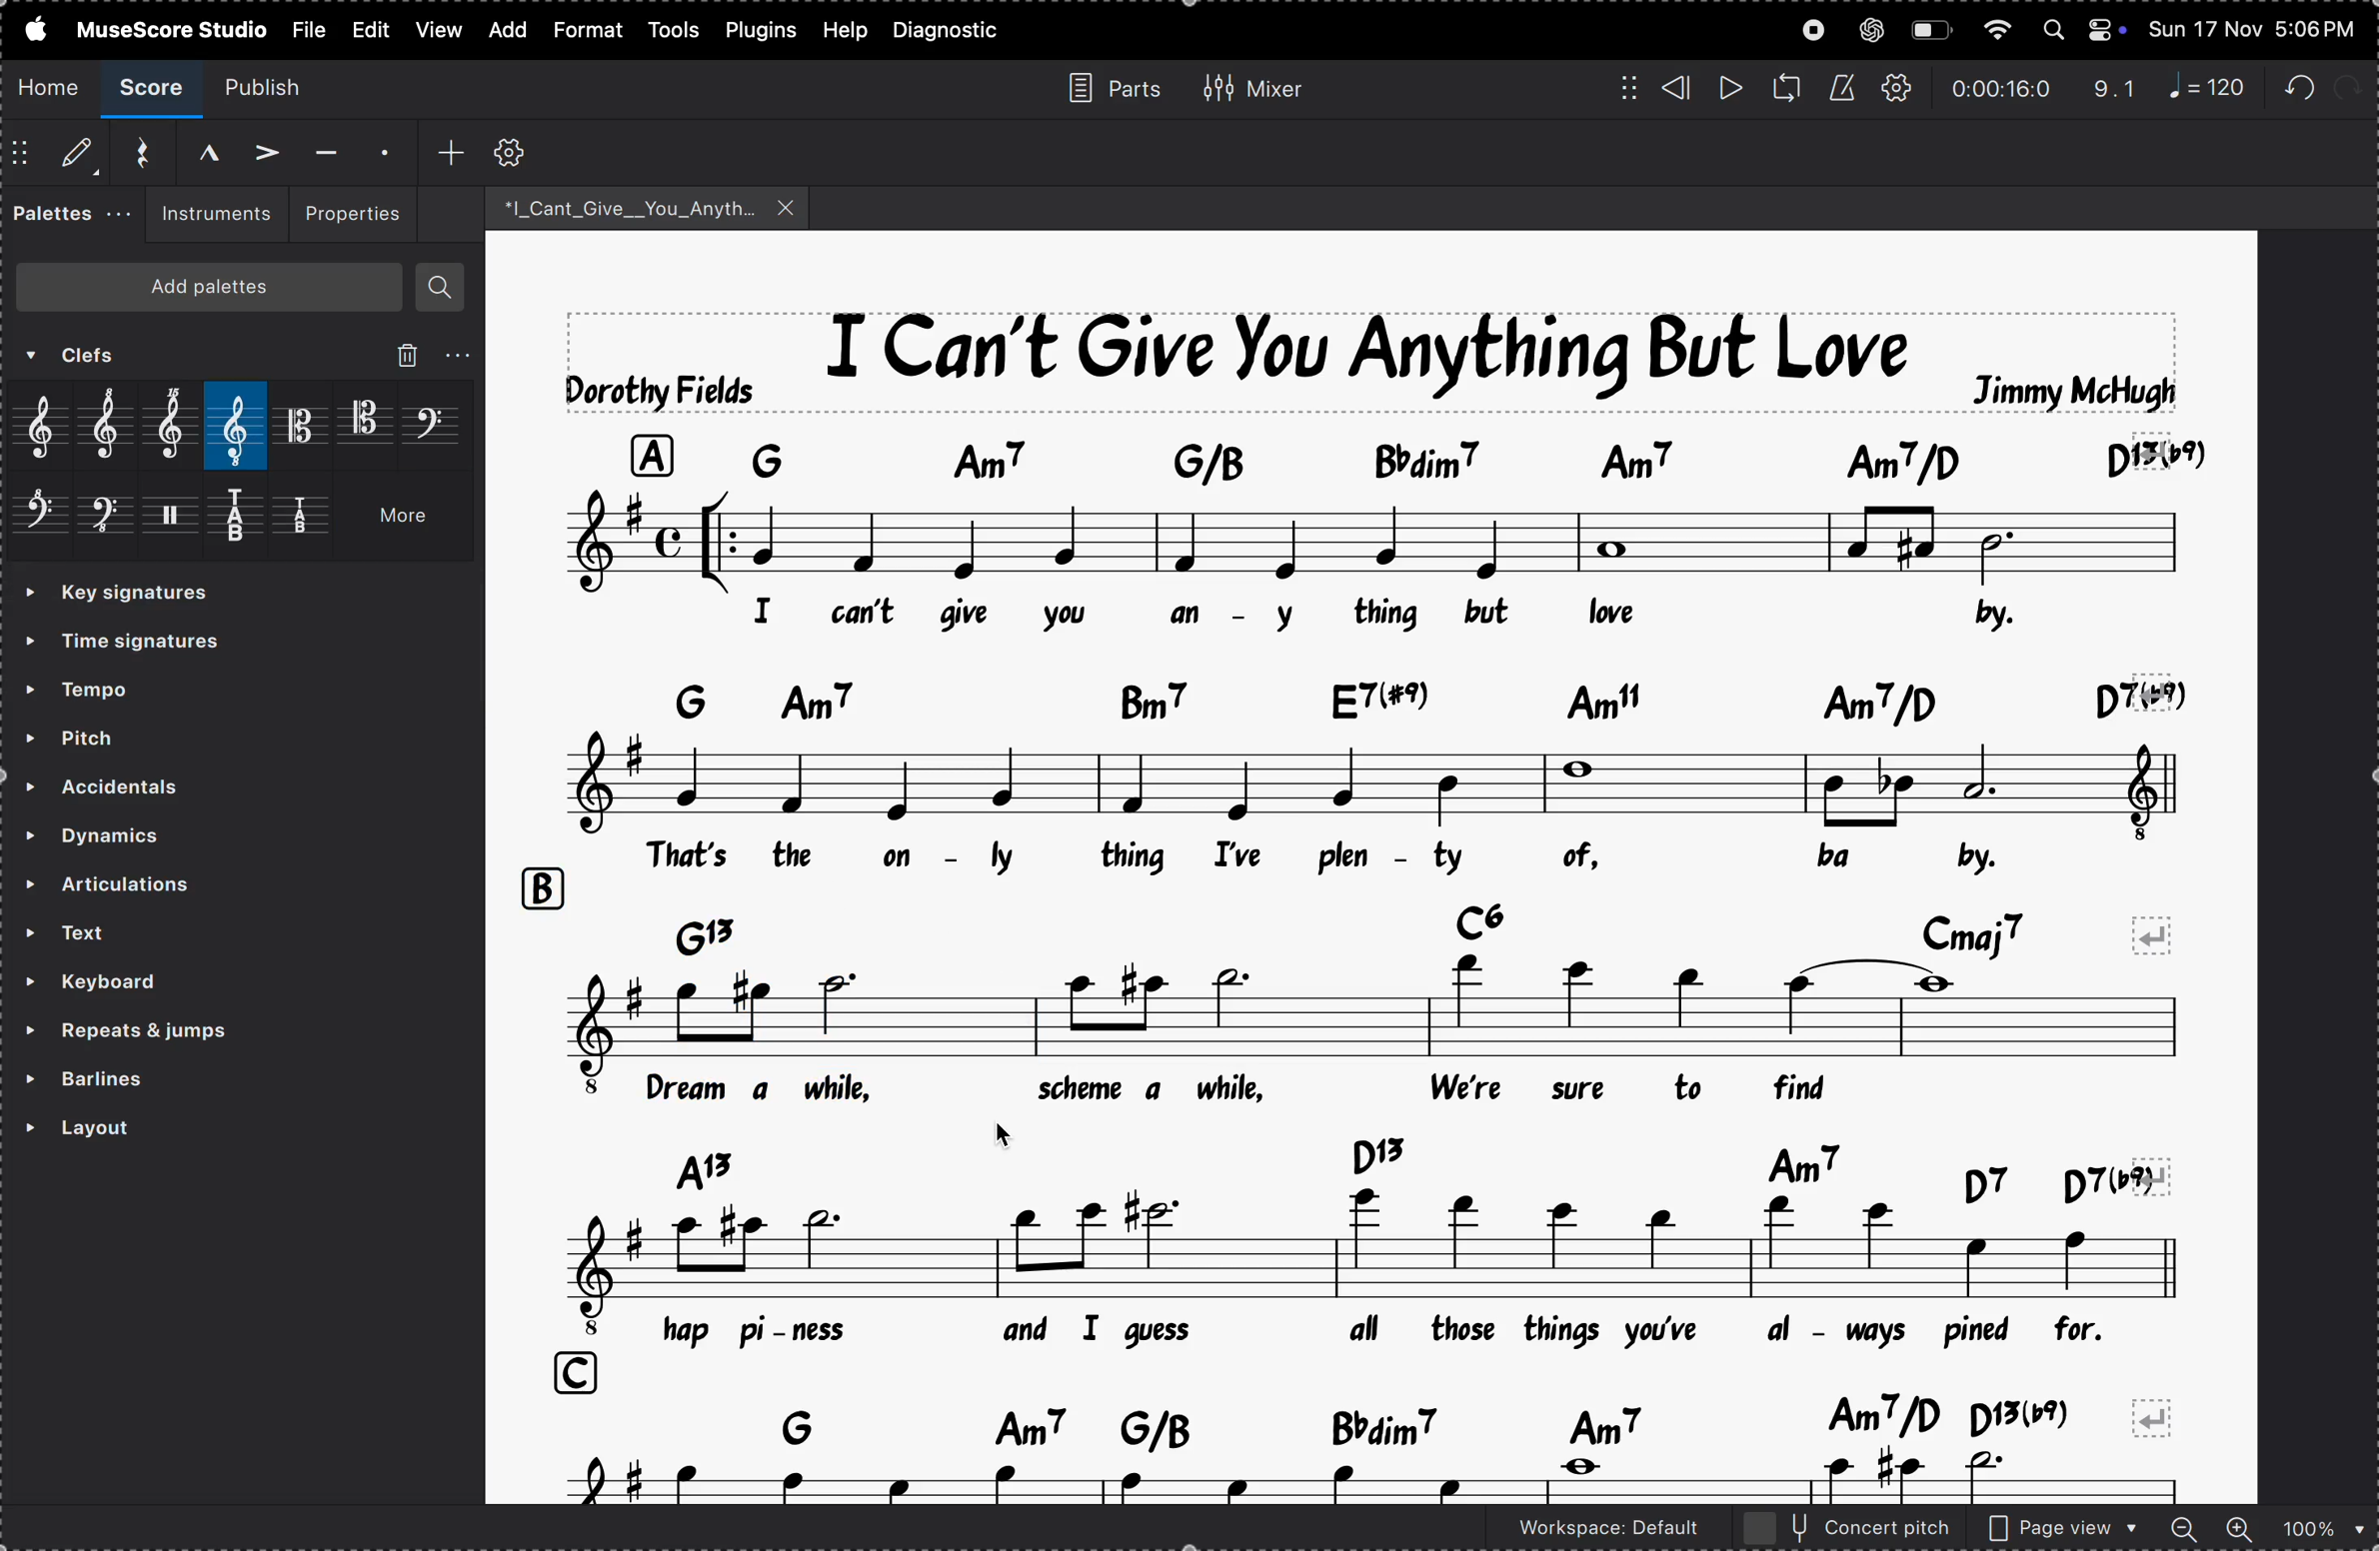 Image resolution: width=2379 pixels, height=1551 pixels. What do you see at coordinates (41, 521) in the screenshot?
I see `bass clef 8 va alta` at bounding box center [41, 521].